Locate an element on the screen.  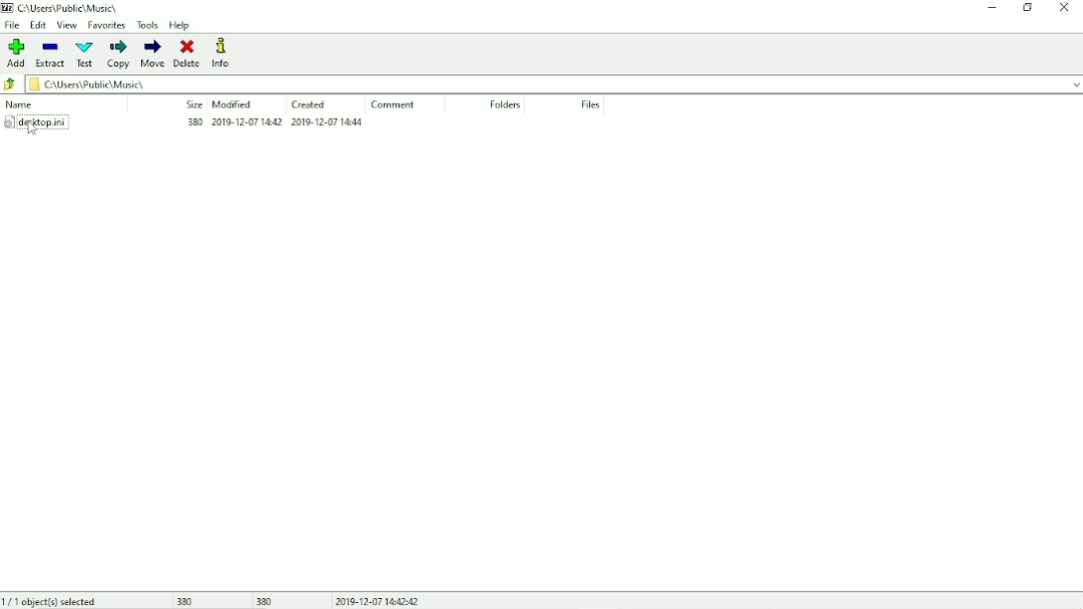
Move is located at coordinates (153, 54).